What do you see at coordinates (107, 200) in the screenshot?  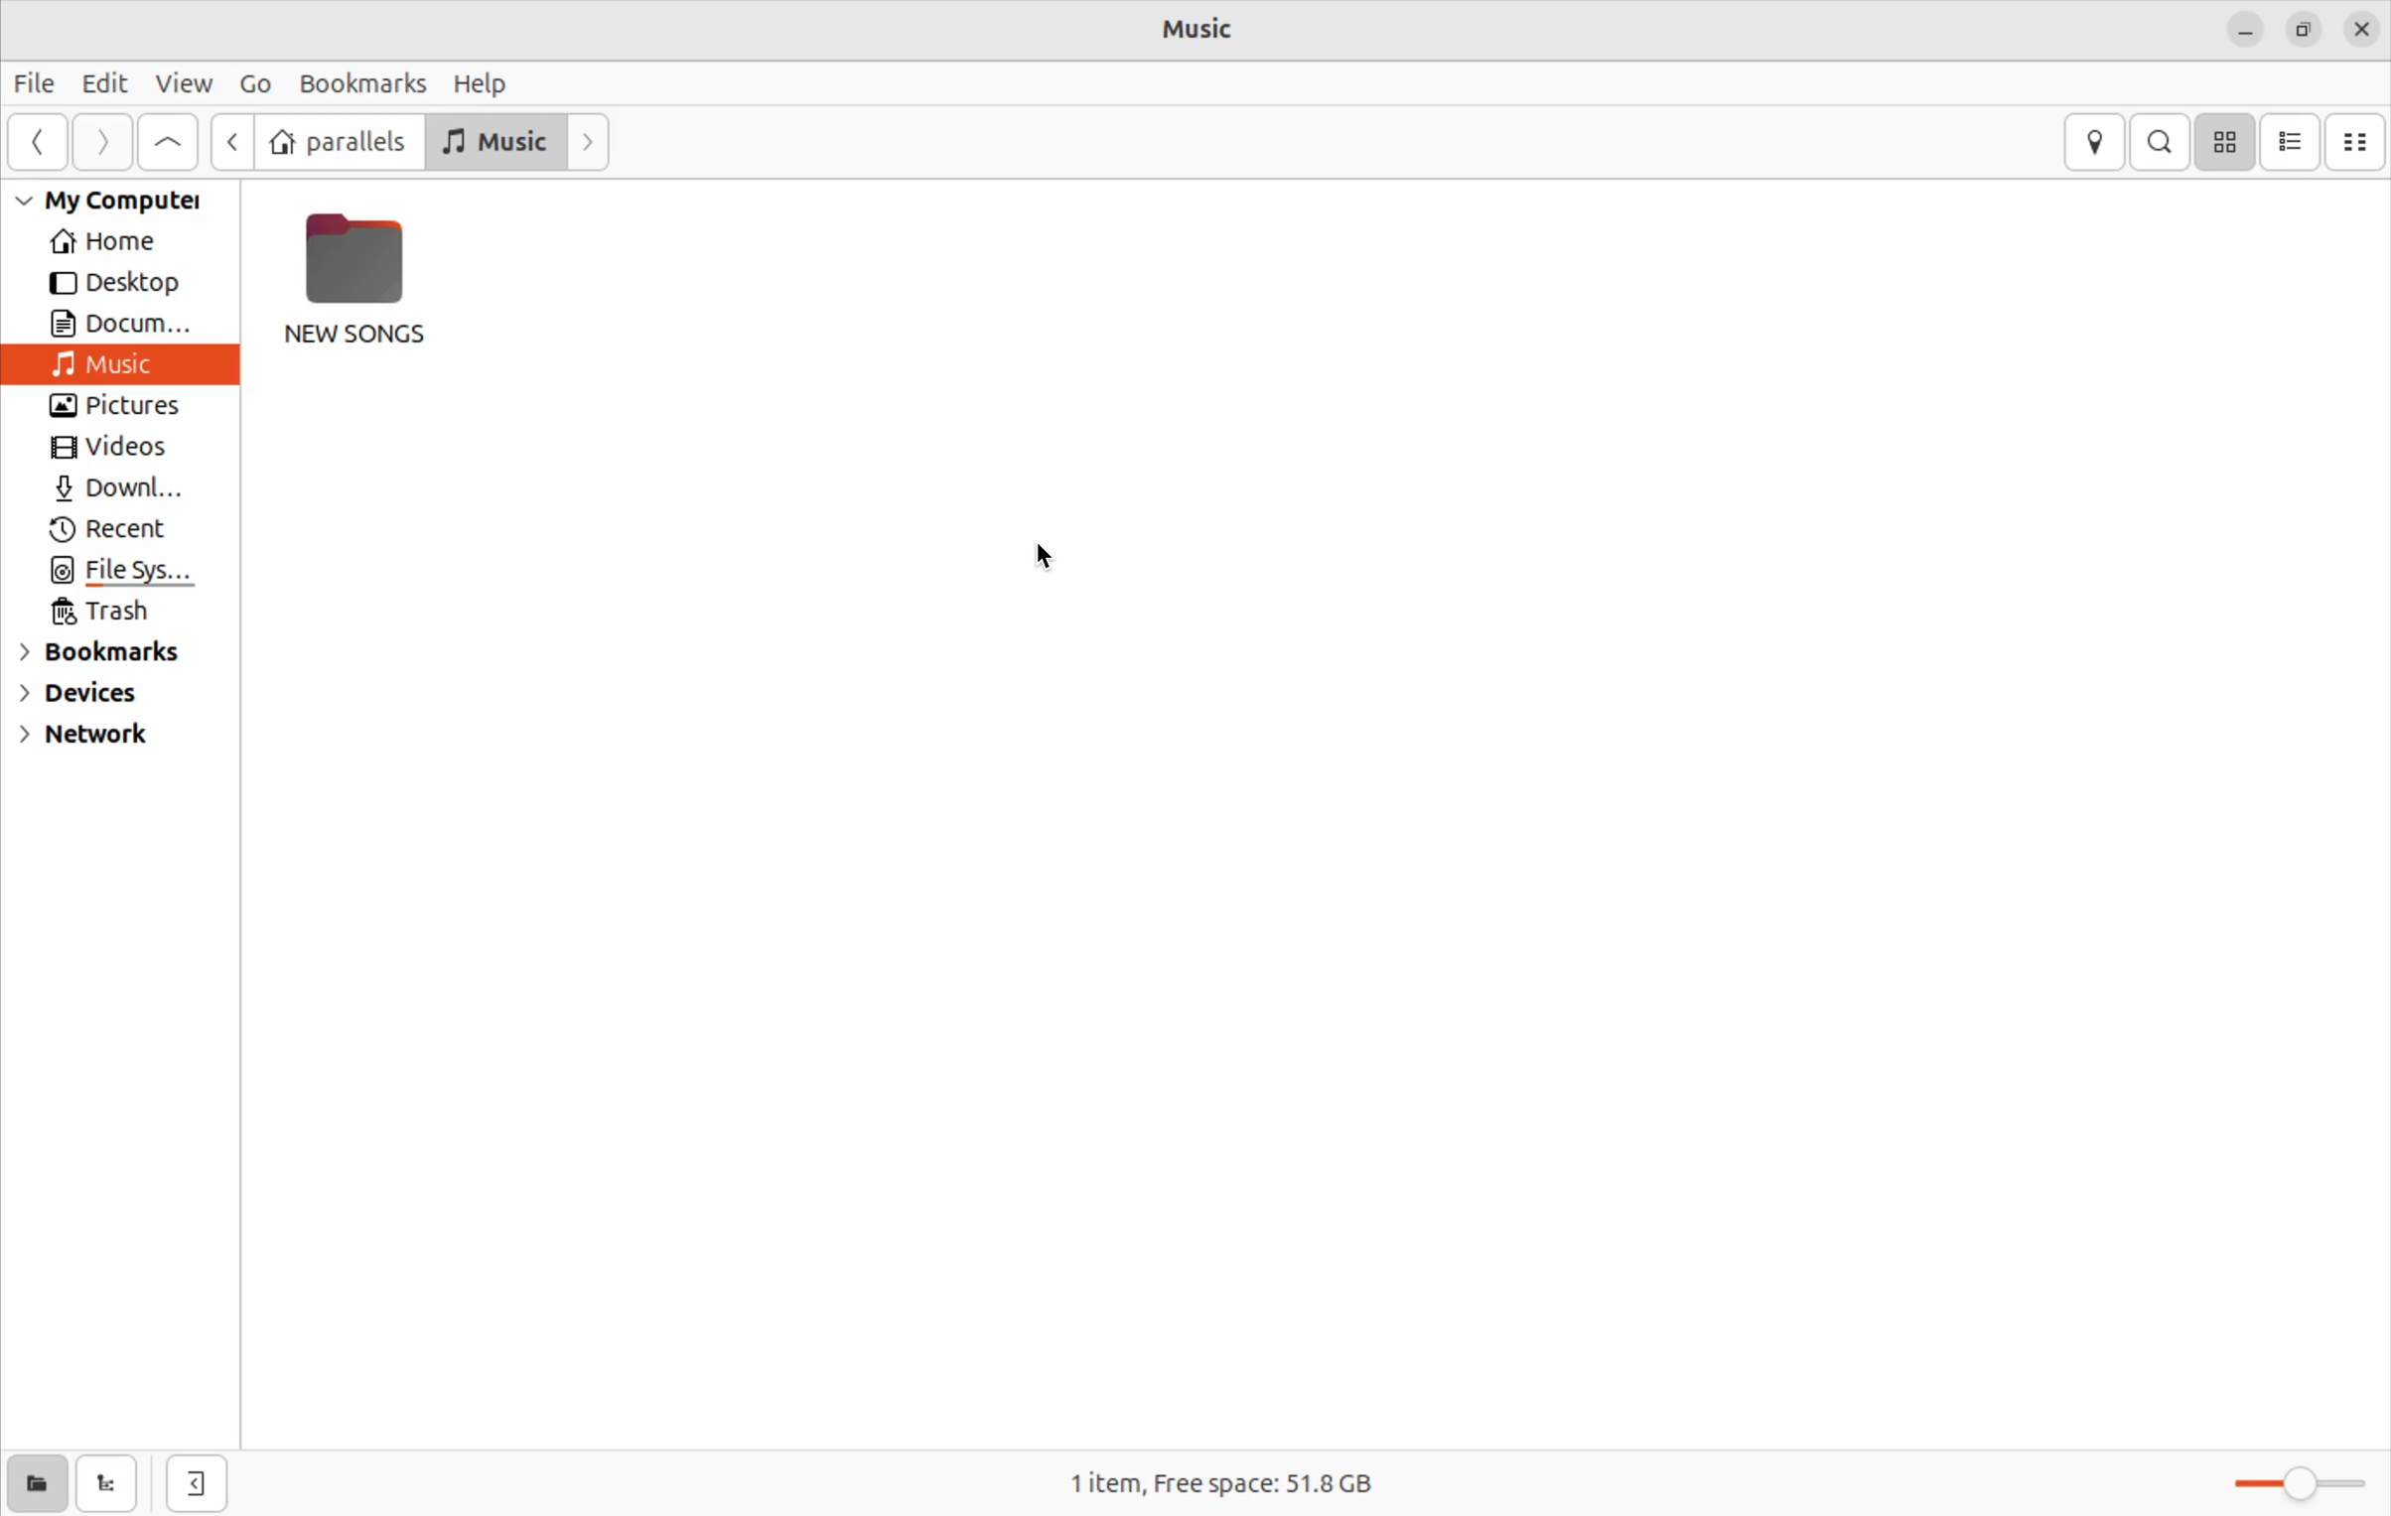 I see `My Computer` at bounding box center [107, 200].